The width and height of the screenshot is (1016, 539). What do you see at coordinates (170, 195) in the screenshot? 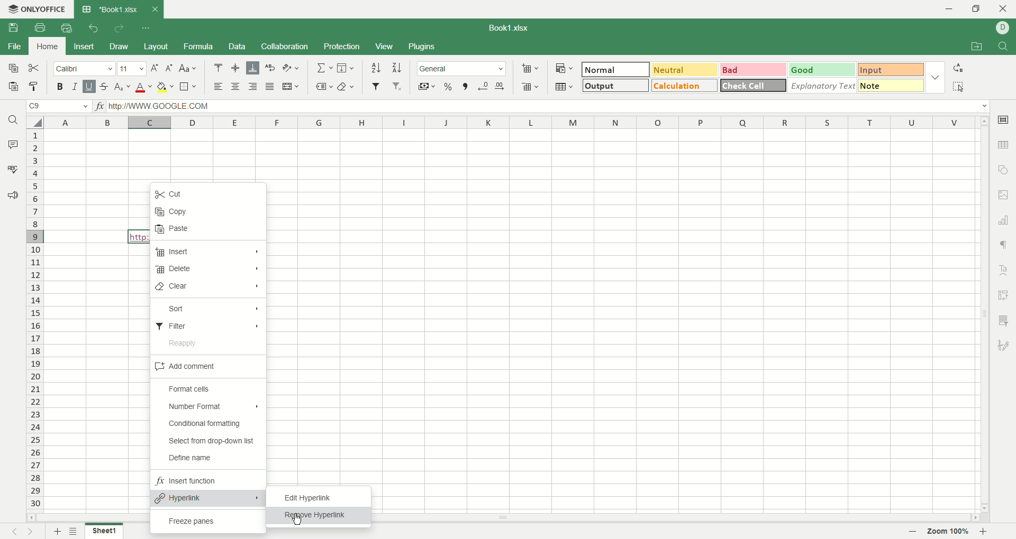
I see `cut` at bounding box center [170, 195].